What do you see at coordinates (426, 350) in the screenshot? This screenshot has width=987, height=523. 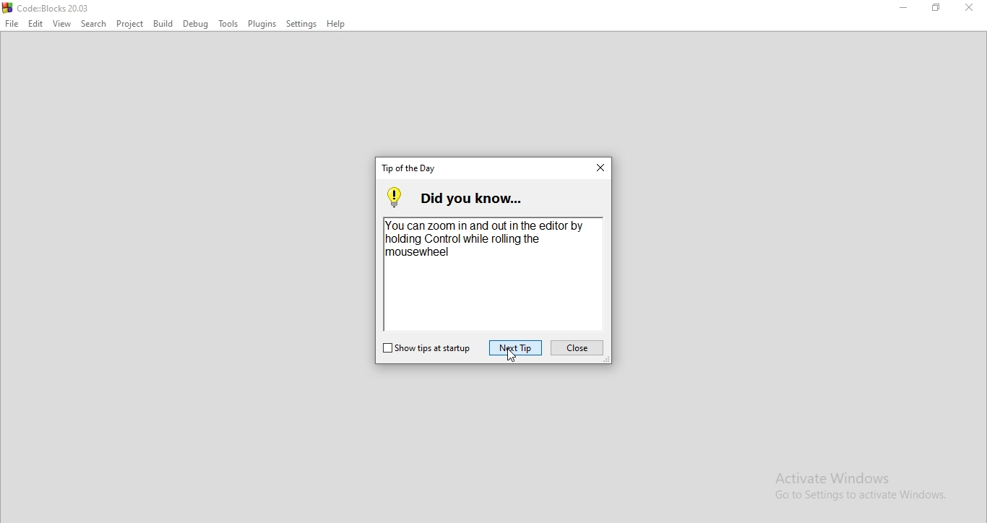 I see `show tips on startup` at bounding box center [426, 350].